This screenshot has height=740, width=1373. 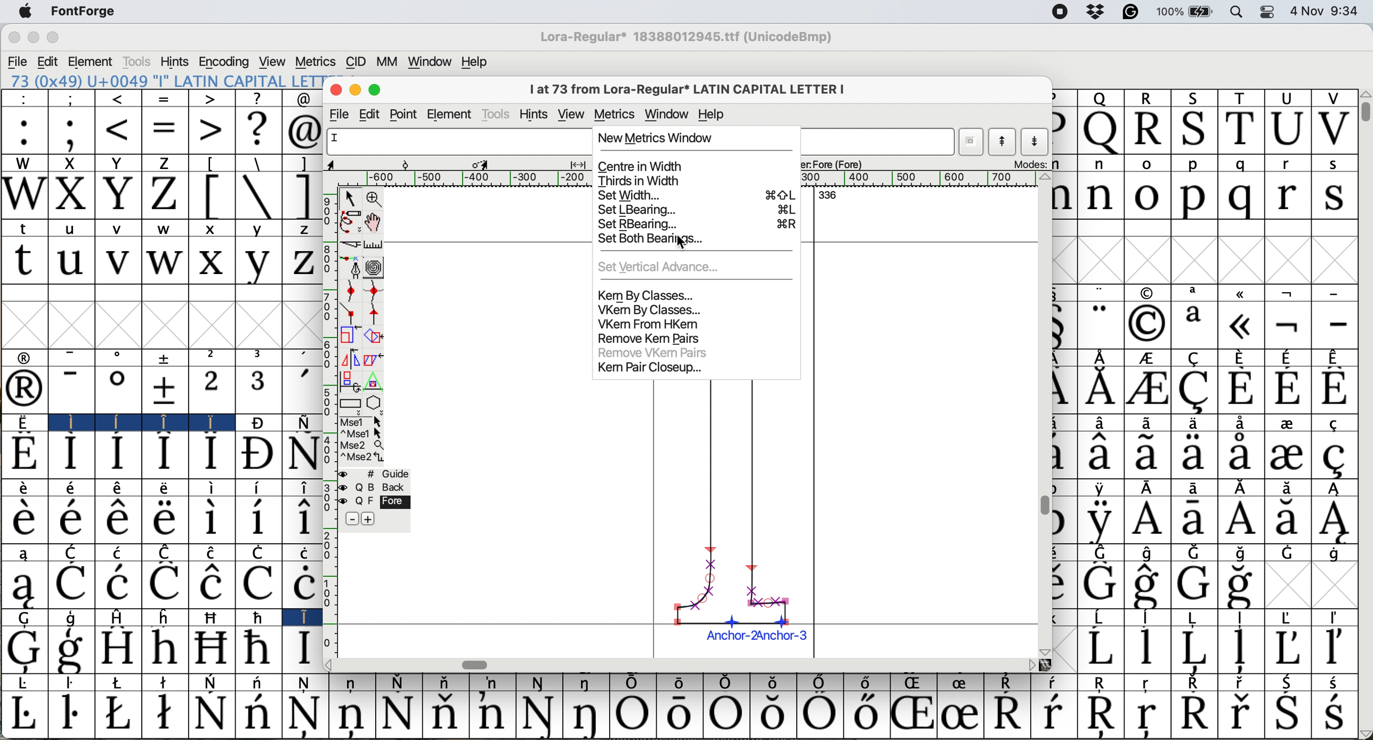 I want to click on vertical scroll bar, so click(x=1045, y=504).